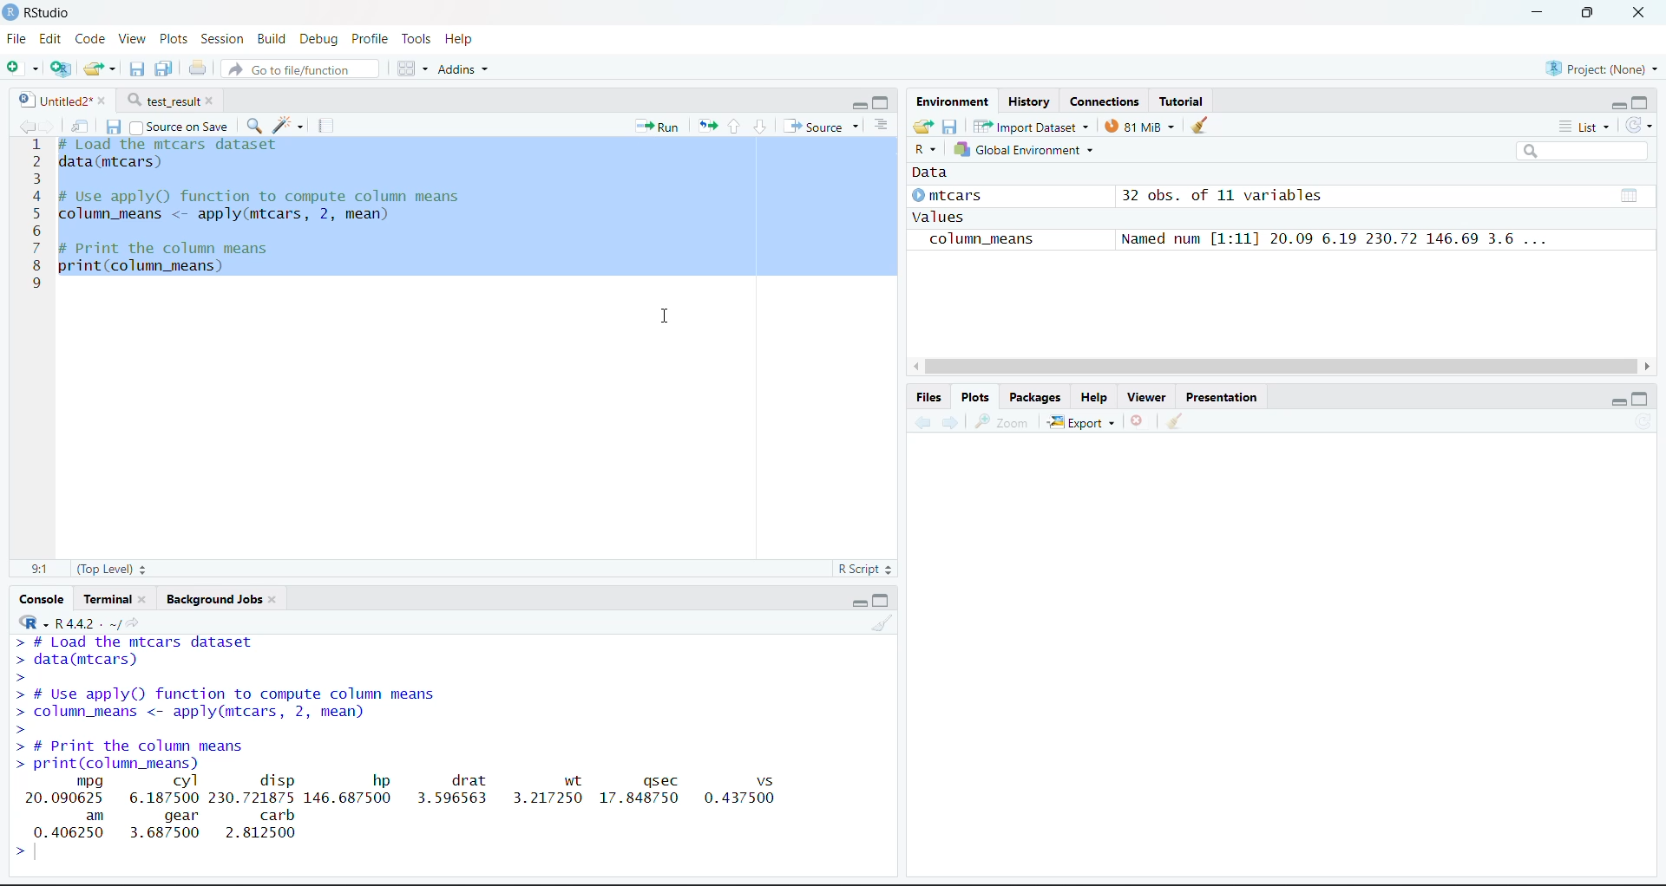 The height and width of the screenshot is (886, 1666). Describe the element at coordinates (1587, 153) in the screenshot. I see `Search bar` at that location.